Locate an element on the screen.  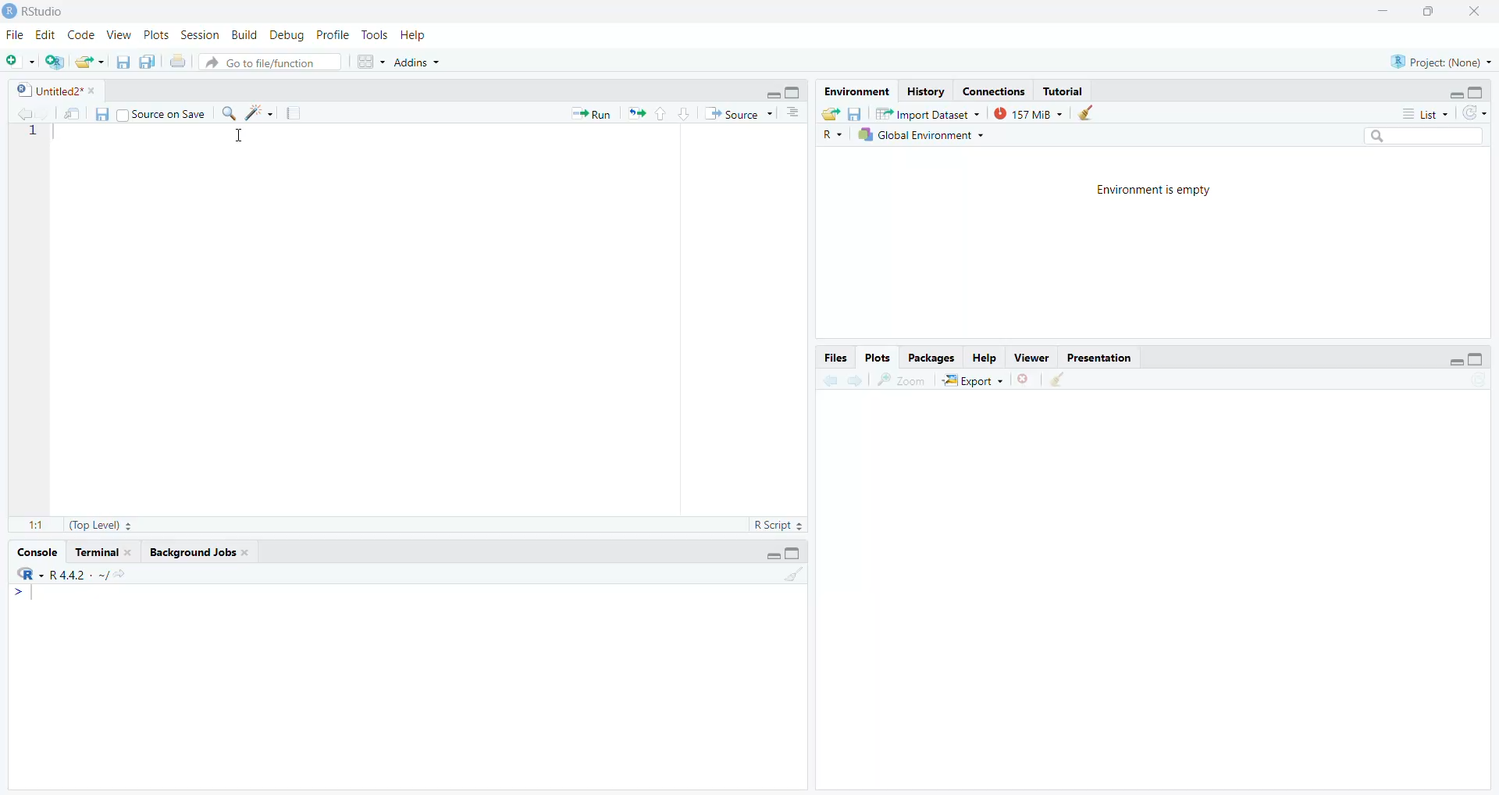
Help is located at coordinates (985, 357).